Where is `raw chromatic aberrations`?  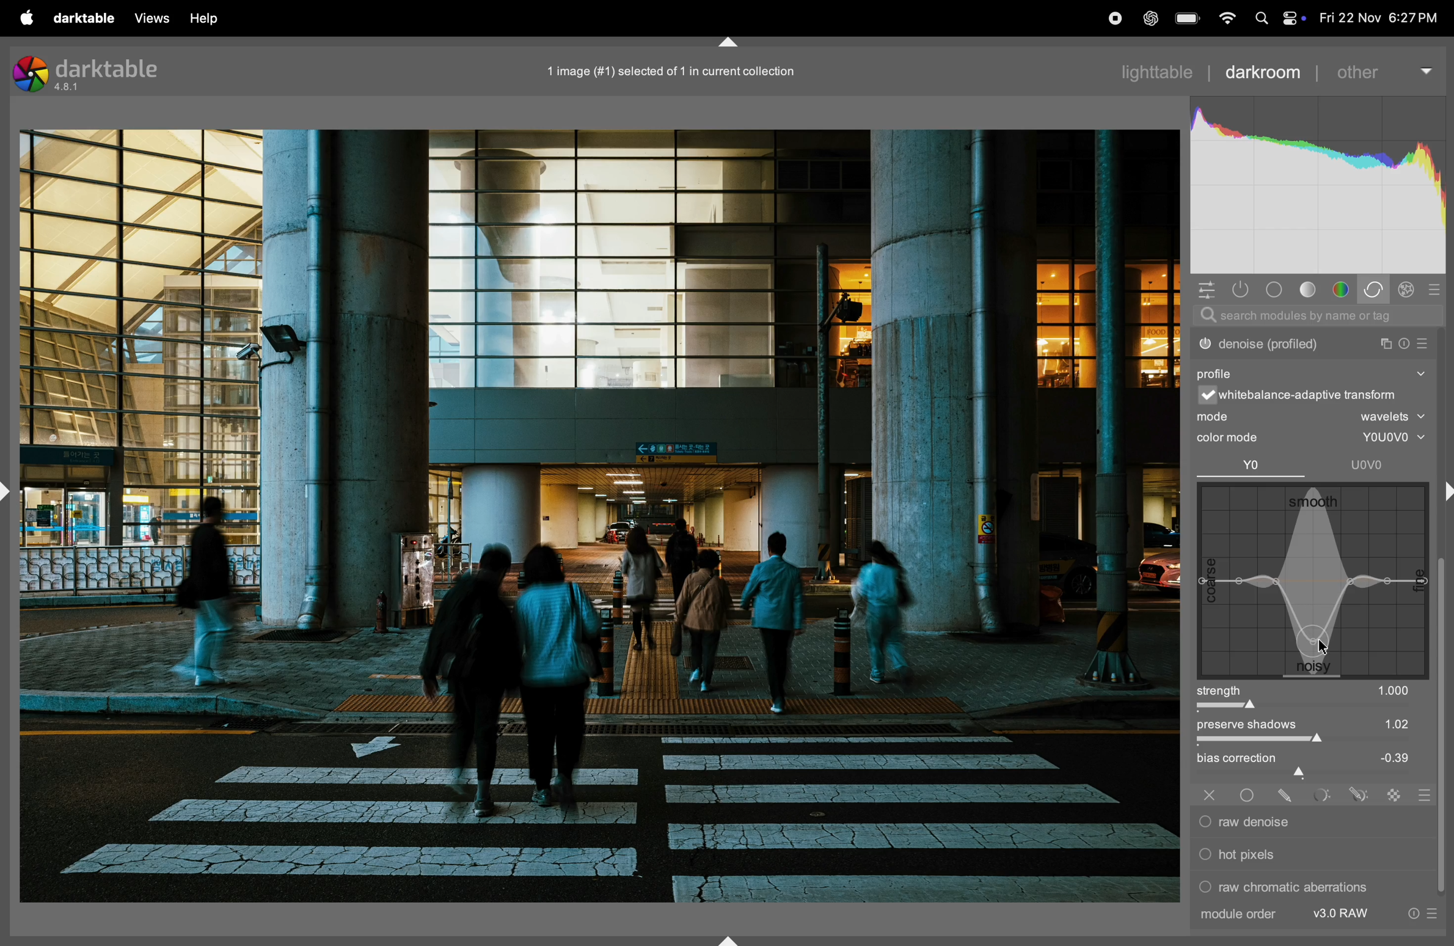 raw chromatic aberrations is located at coordinates (1285, 886).